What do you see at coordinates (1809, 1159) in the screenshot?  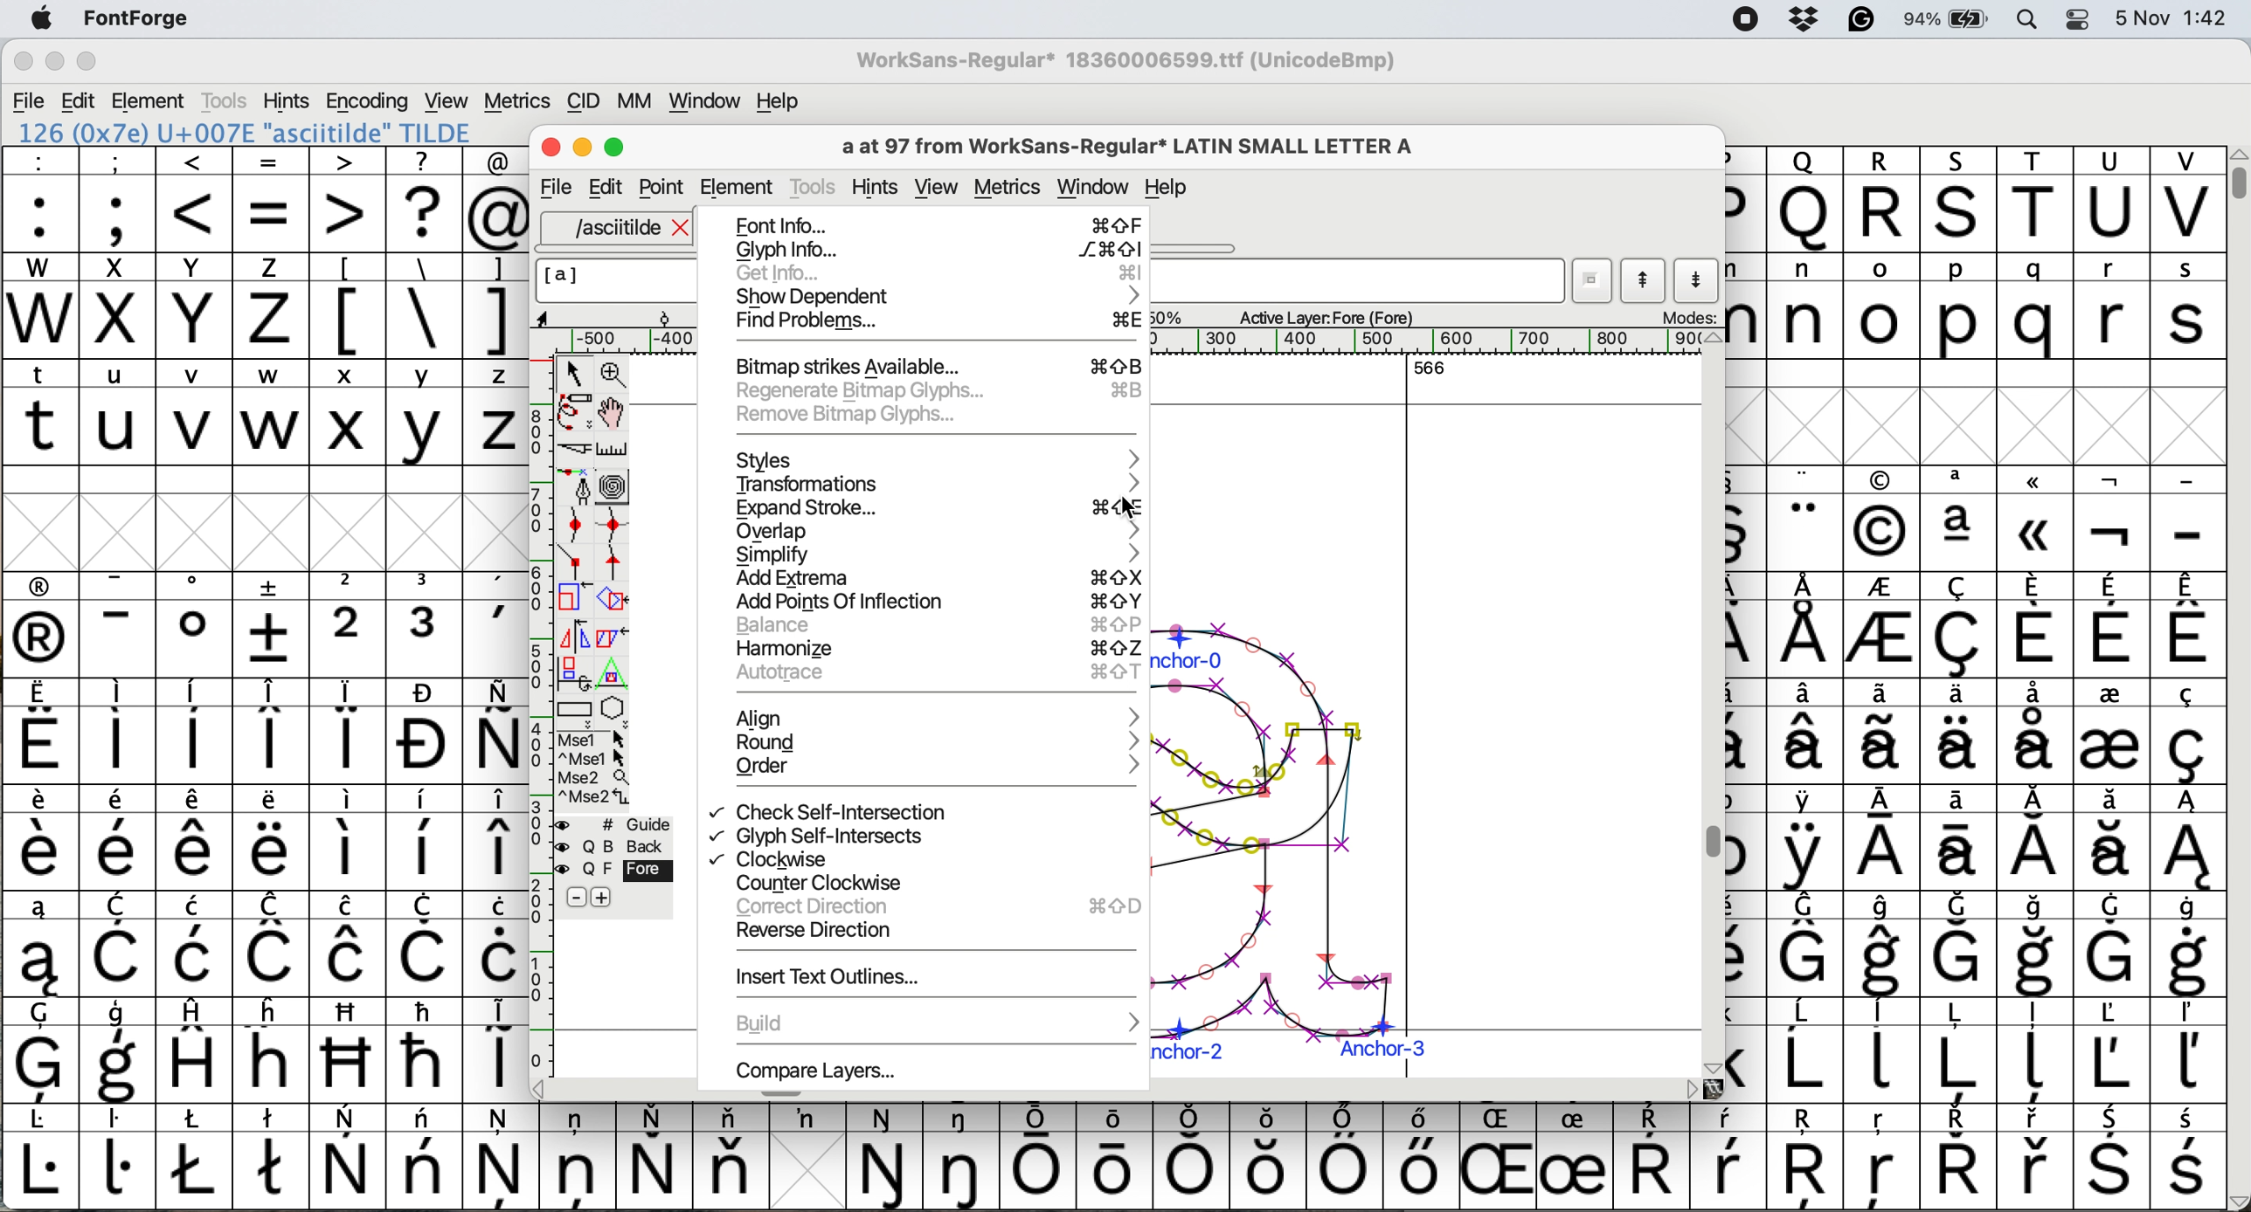 I see `` at bounding box center [1809, 1159].